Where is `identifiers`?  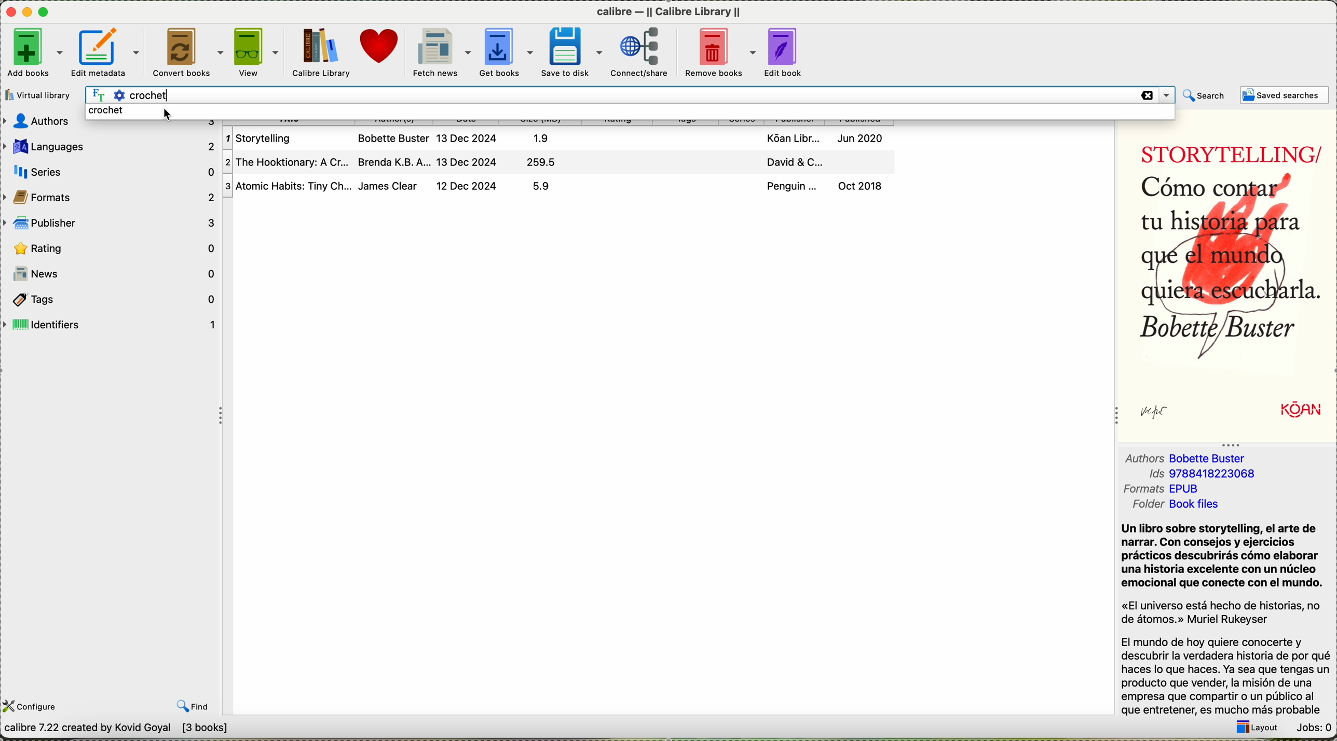
identifiers is located at coordinates (112, 324).